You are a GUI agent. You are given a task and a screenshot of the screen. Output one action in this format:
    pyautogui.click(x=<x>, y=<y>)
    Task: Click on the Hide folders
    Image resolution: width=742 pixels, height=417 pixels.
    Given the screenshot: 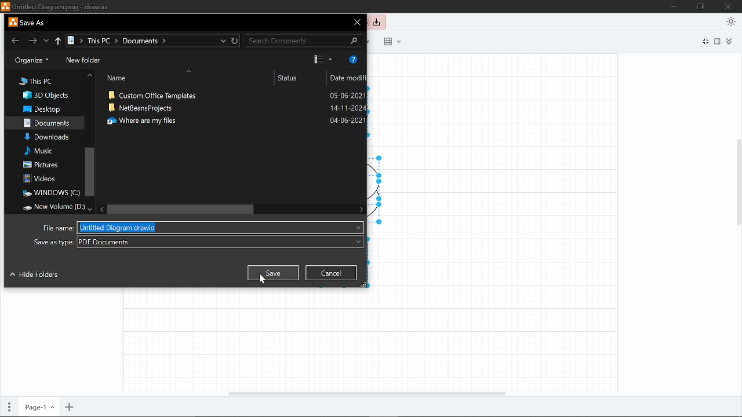 What is the action you would take?
    pyautogui.click(x=34, y=276)
    